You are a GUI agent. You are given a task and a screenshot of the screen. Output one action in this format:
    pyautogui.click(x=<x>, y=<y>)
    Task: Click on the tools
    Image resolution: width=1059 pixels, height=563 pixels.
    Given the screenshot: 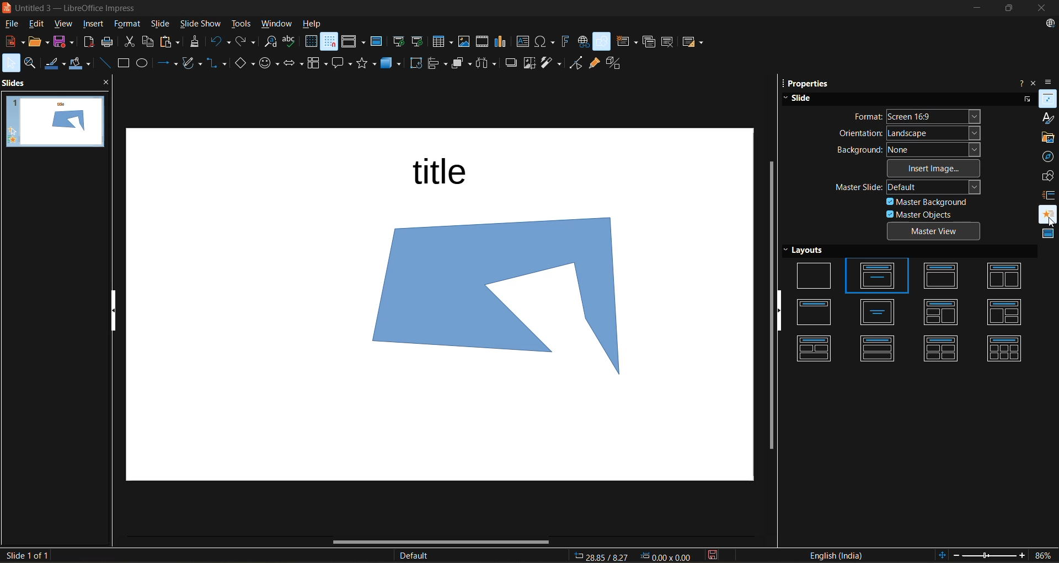 What is the action you would take?
    pyautogui.click(x=245, y=24)
    